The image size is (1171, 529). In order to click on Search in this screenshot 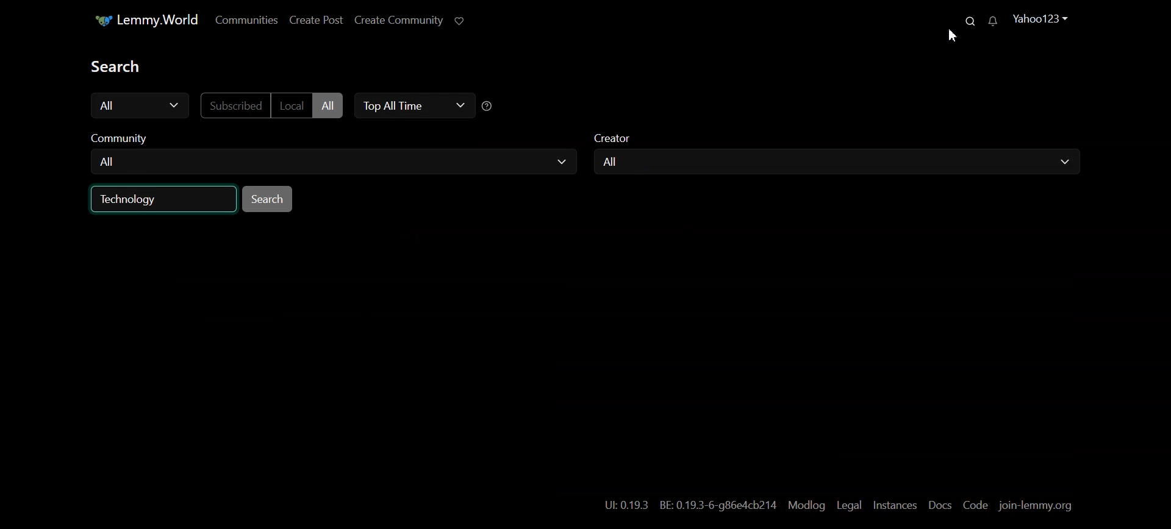, I will do `click(268, 199)`.